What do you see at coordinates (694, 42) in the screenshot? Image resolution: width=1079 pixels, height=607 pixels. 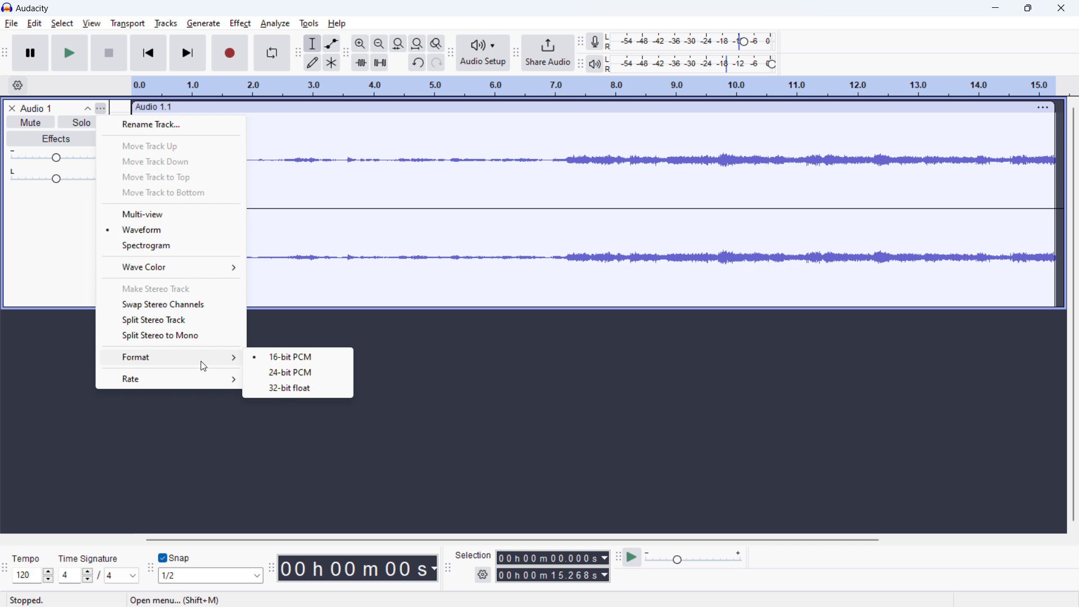 I see `record level` at bounding box center [694, 42].